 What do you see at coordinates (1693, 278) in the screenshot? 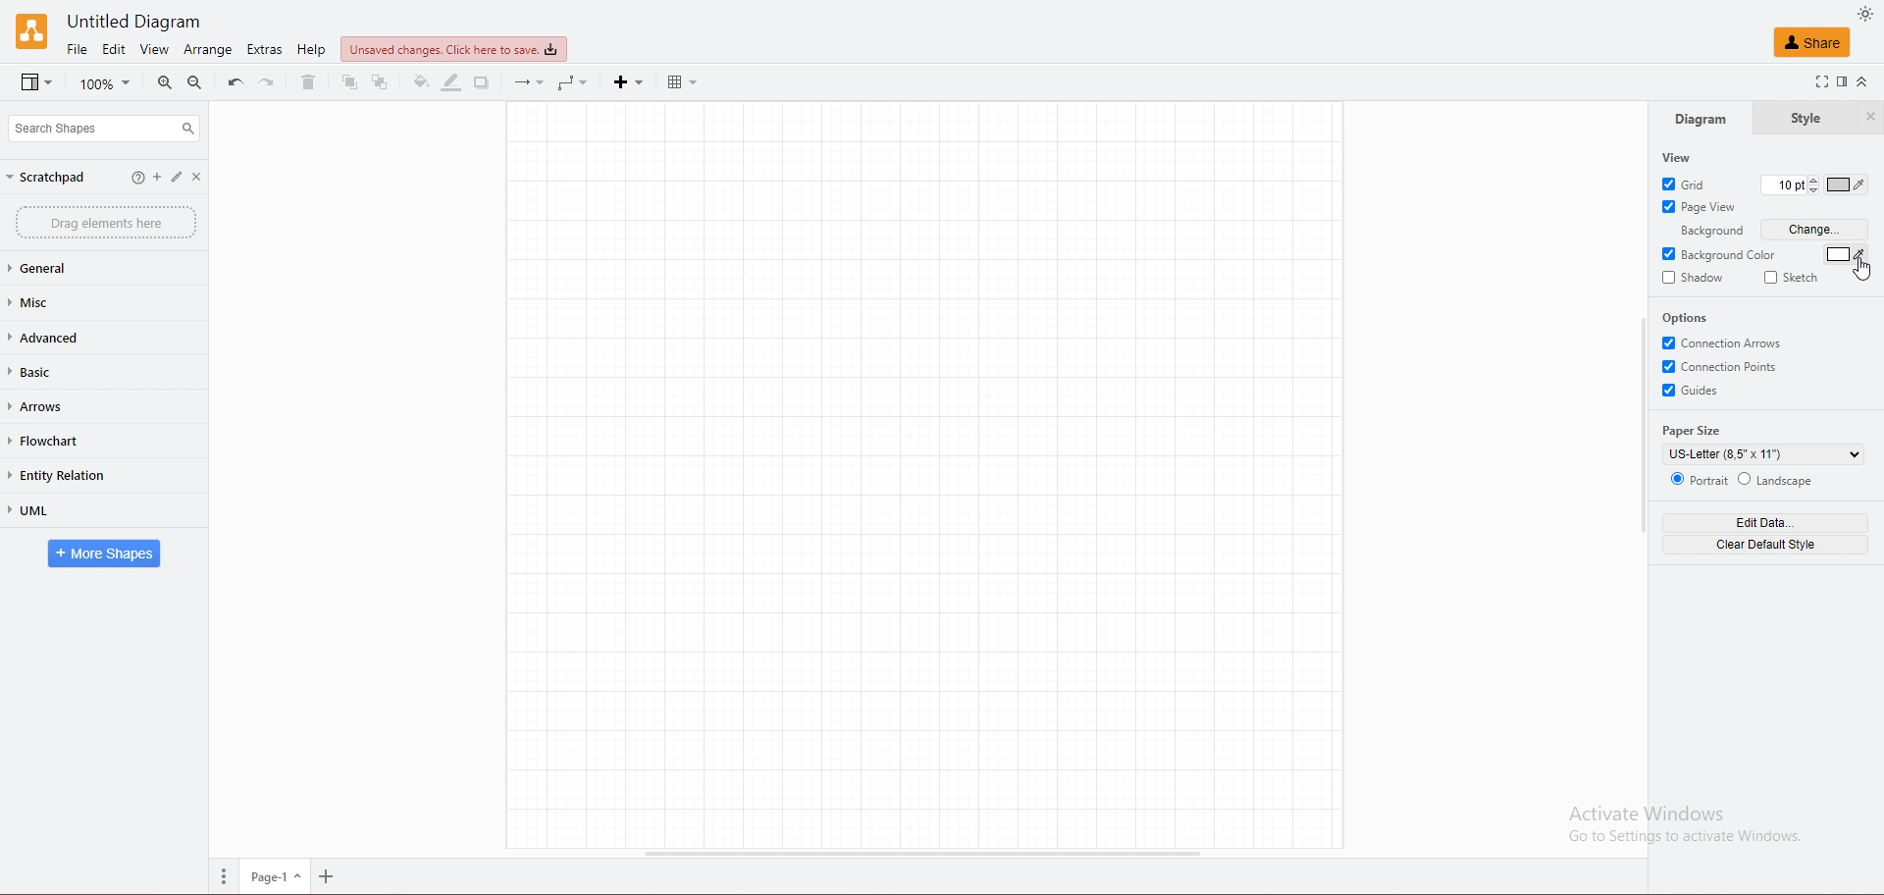
I see `shadow` at bounding box center [1693, 278].